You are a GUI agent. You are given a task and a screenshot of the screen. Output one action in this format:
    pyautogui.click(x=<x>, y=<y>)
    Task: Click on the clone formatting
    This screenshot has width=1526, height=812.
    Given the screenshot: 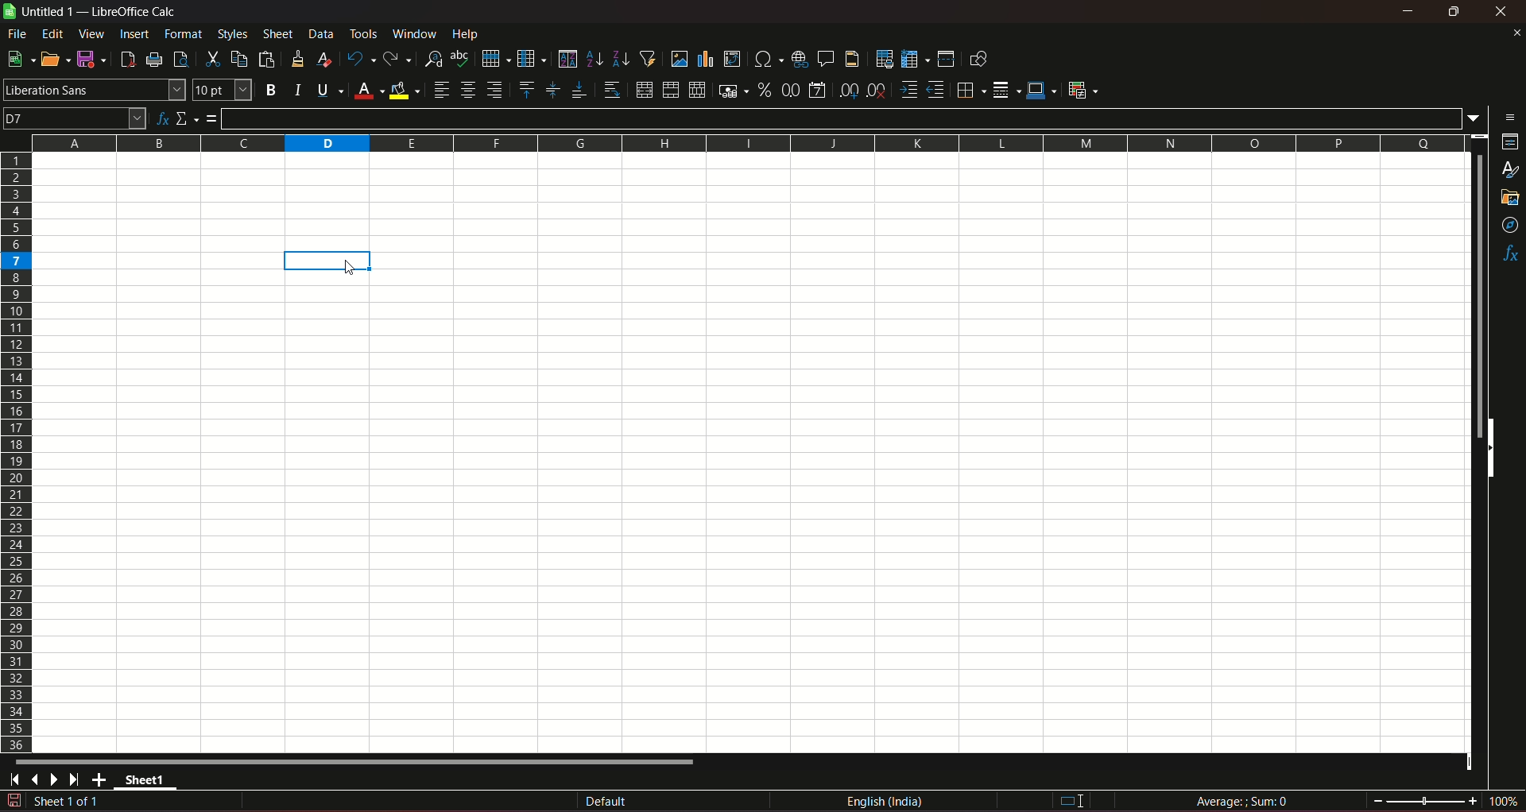 What is the action you would take?
    pyautogui.click(x=299, y=58)
    